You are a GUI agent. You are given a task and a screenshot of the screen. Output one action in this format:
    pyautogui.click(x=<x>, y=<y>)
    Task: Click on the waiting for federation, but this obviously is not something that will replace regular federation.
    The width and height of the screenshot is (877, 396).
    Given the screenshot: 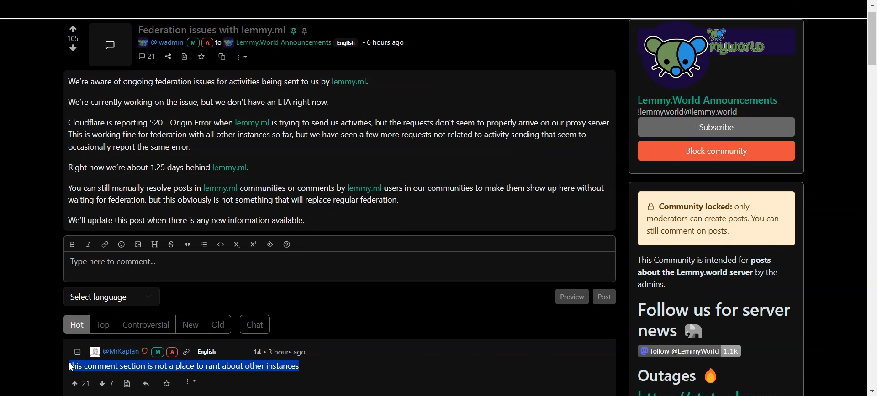 What is the action you would take?
    pyautogui.click(x=235, y=201)
    